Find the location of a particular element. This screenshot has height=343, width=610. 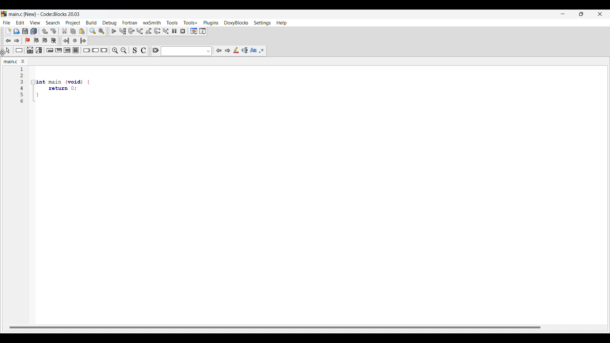

Step out is located at coordinates (149, 31).